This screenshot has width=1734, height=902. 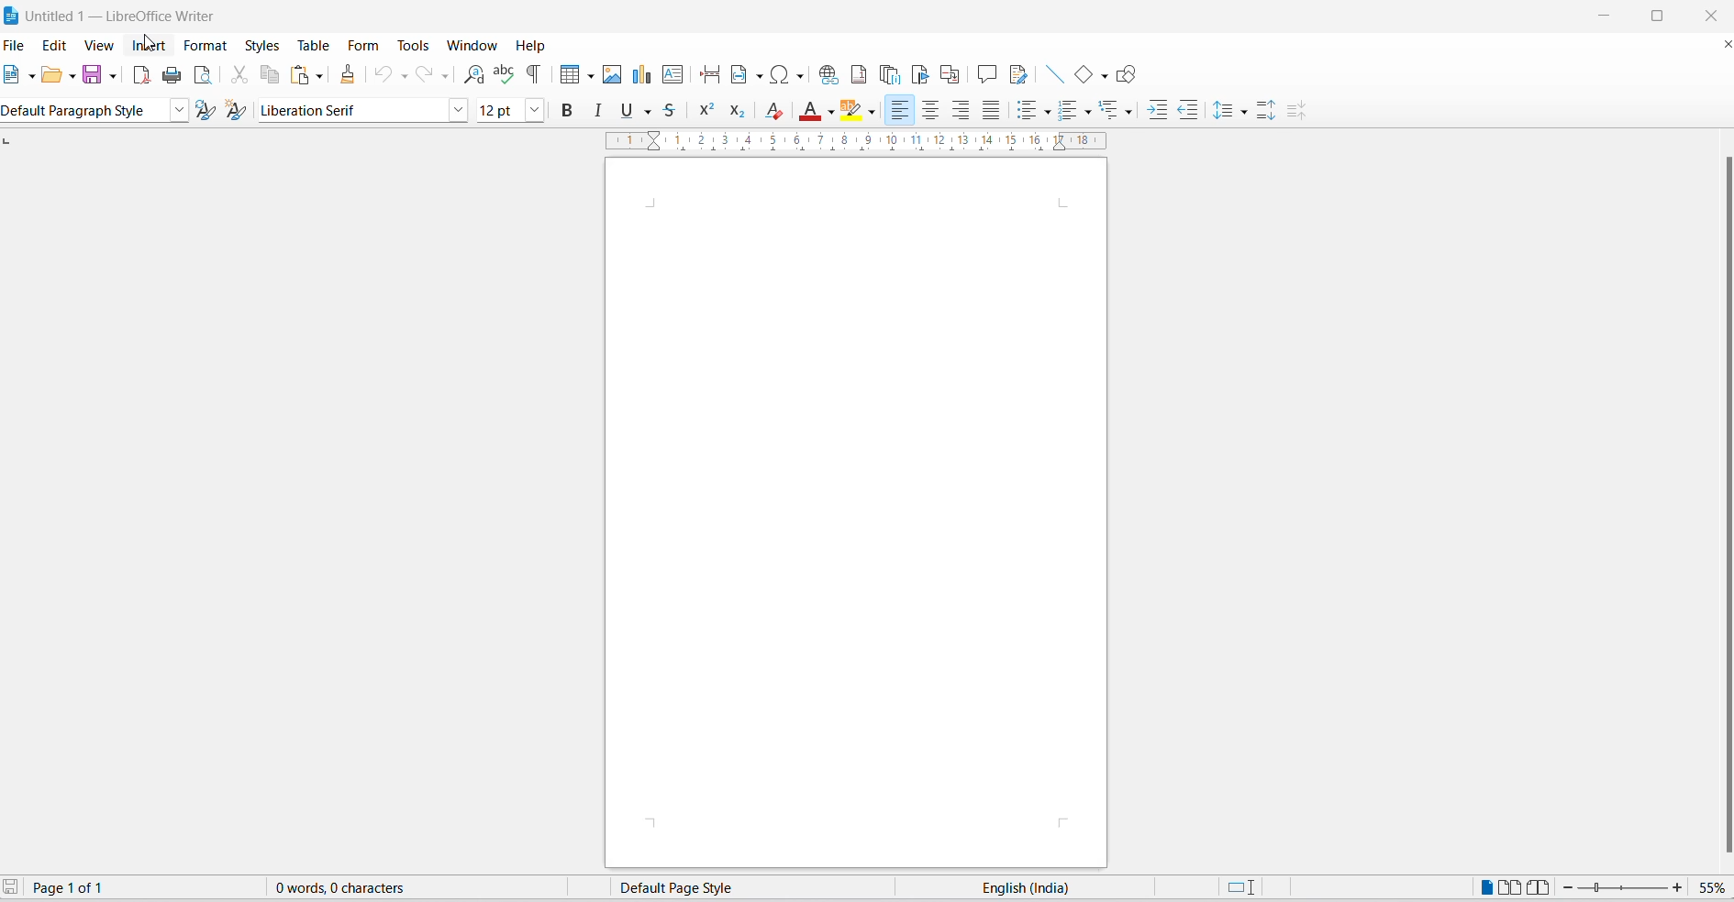 I want to click on select outline format, so click(x=1119, y=111).